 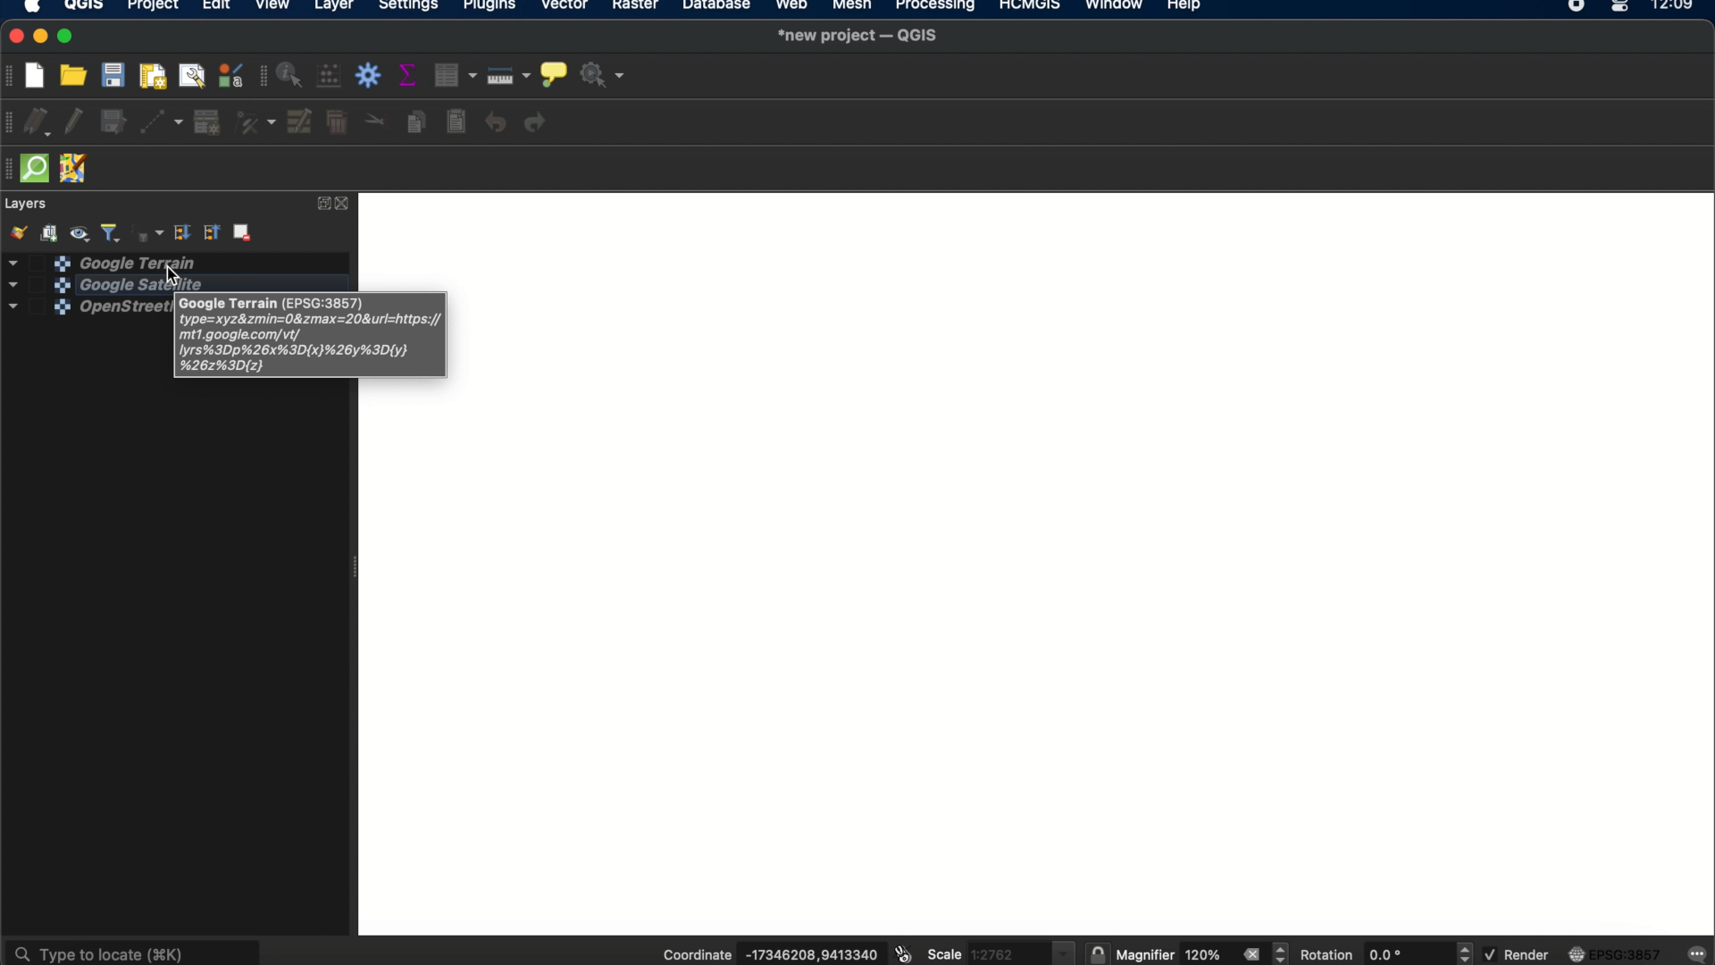 I want to click on show layout manager, so click(x=195, y=75).